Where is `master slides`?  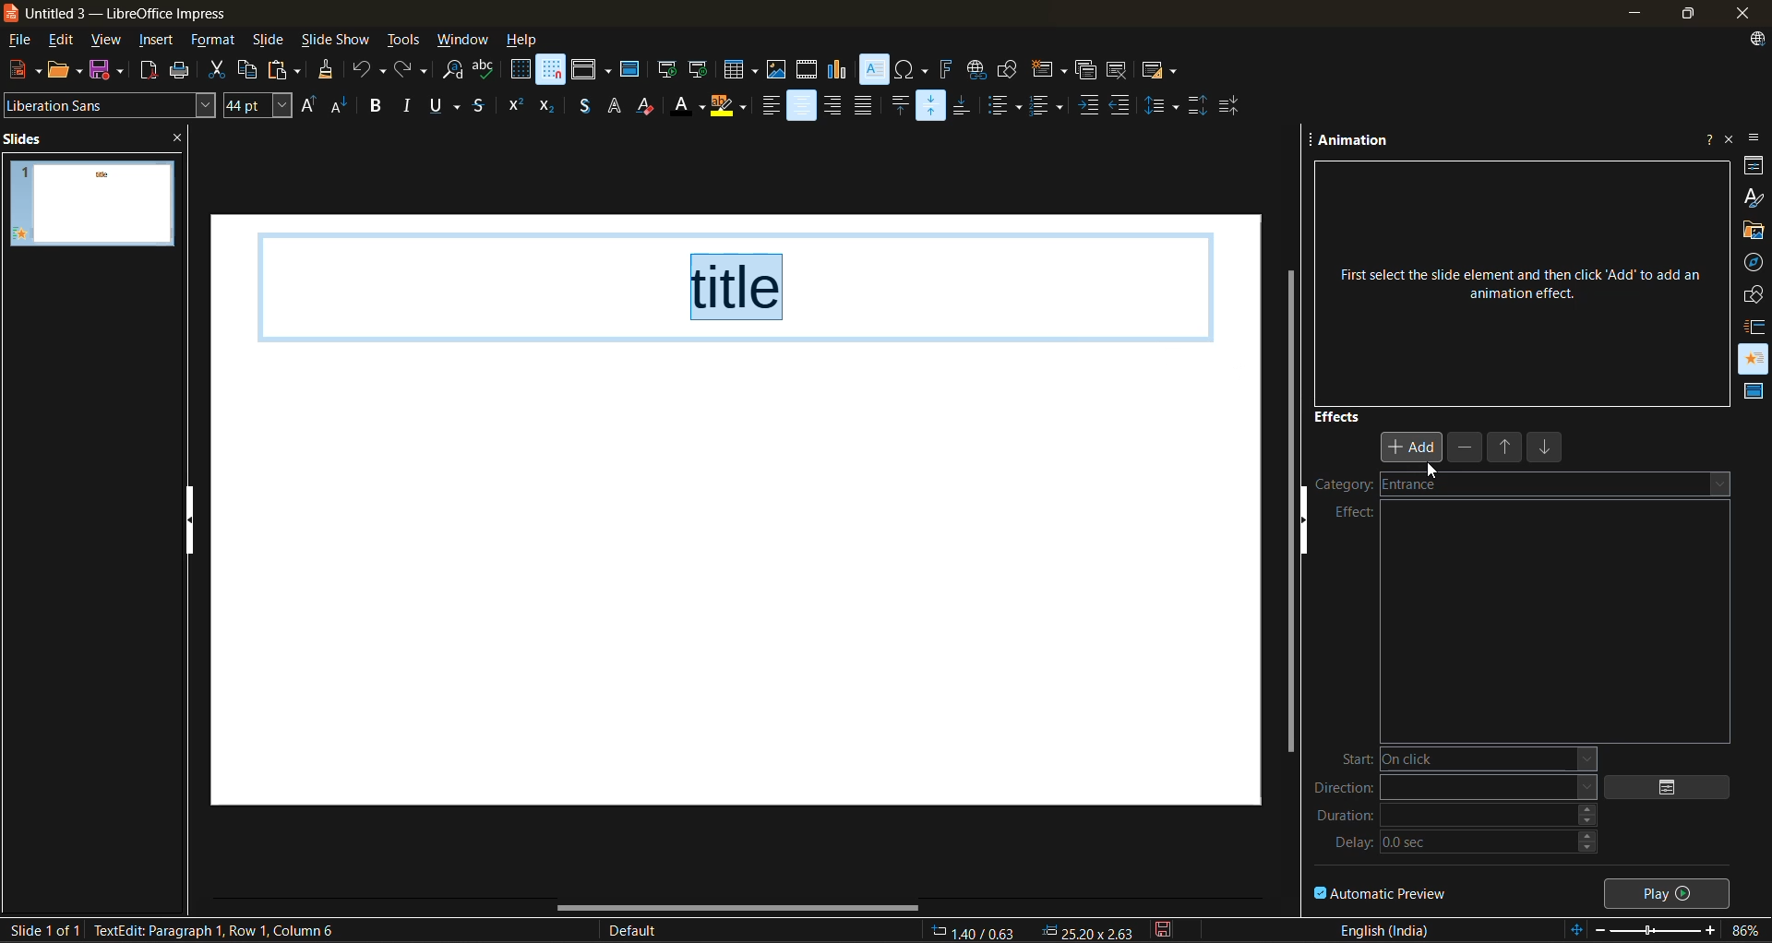
master slides is located at coordinates (1750, 392).